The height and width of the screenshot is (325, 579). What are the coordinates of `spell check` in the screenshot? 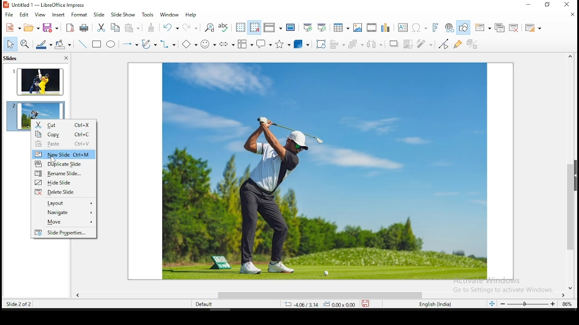 It's located at (225, 28).